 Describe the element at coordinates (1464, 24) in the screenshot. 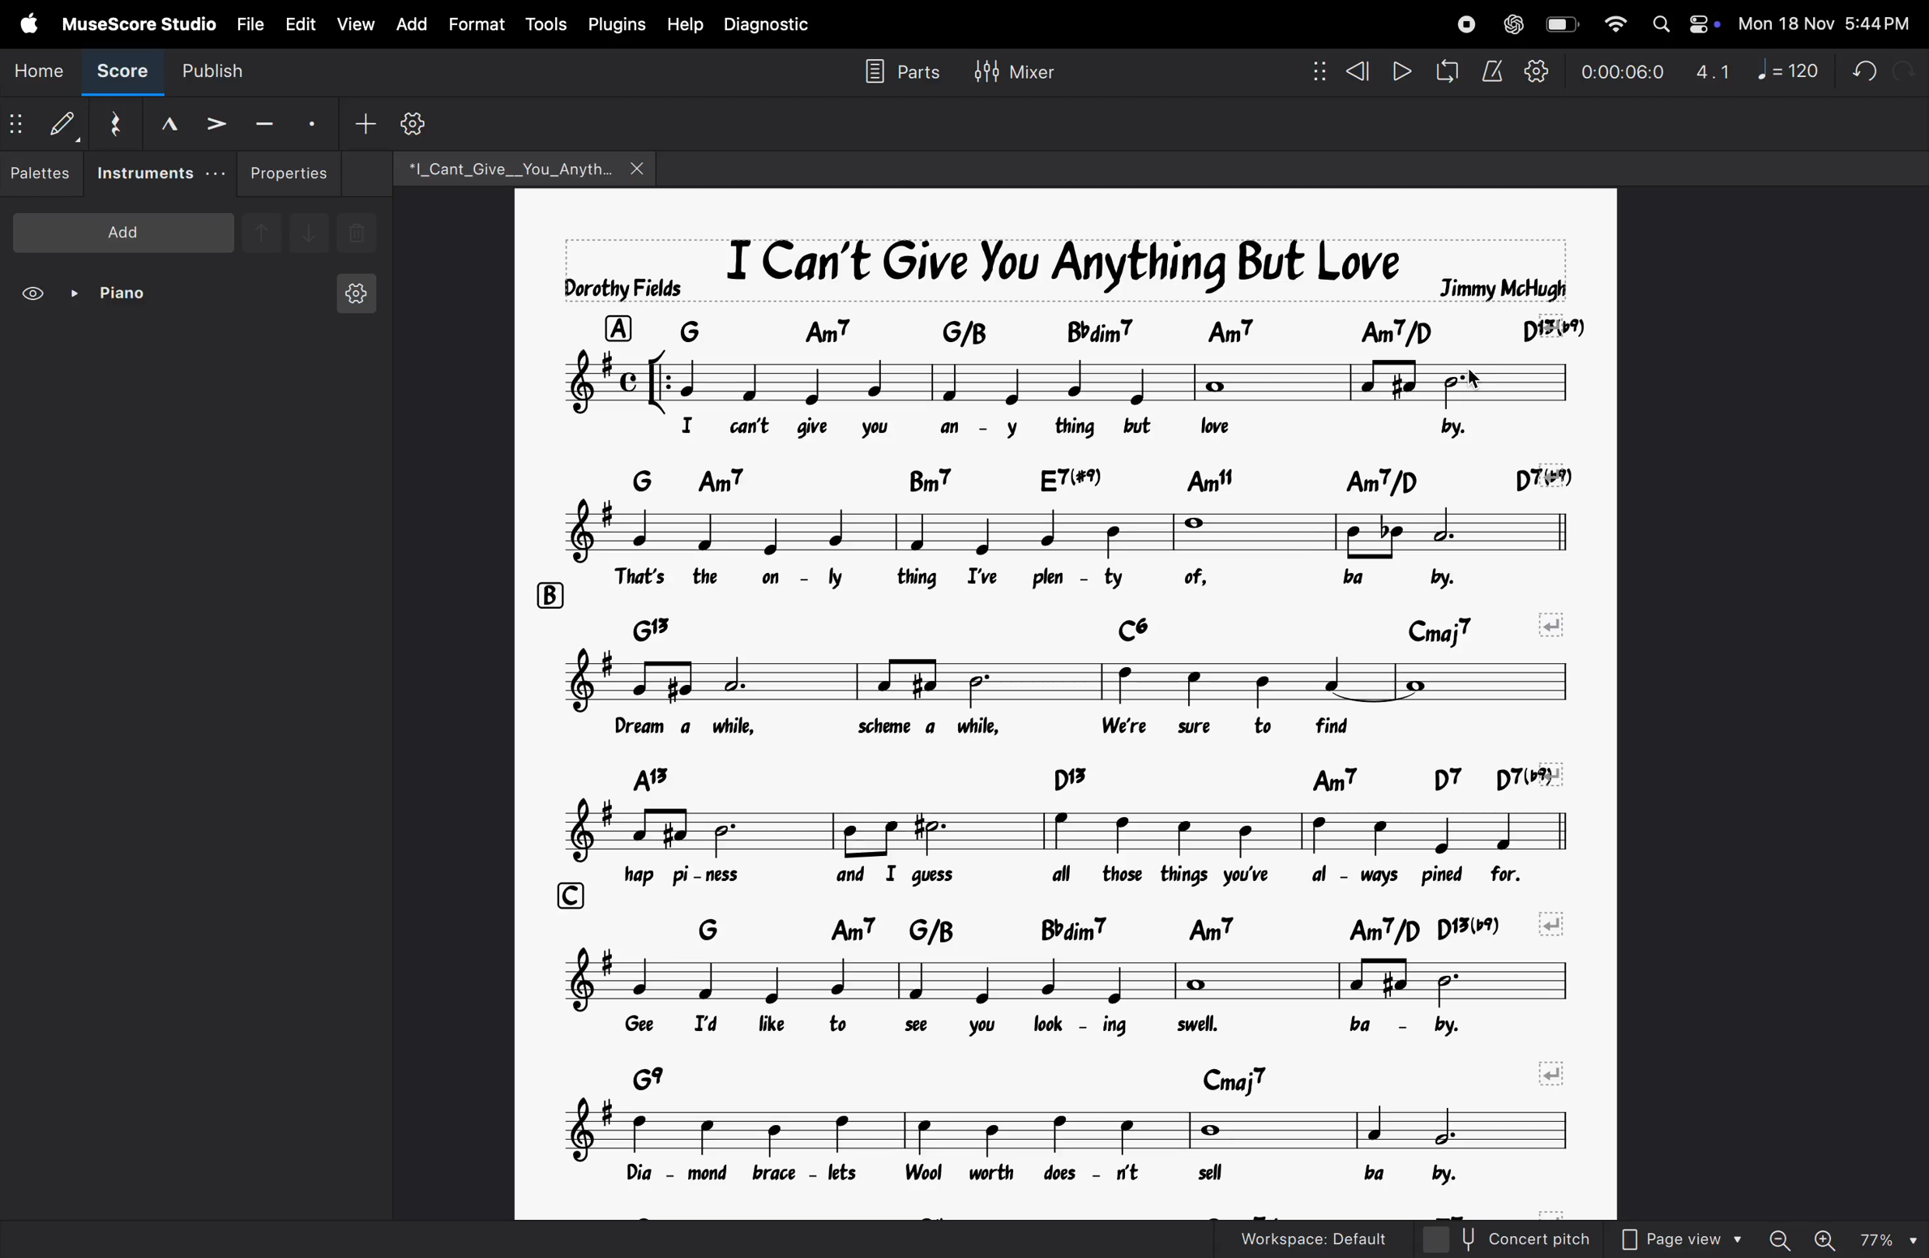

I see `record` at that location.